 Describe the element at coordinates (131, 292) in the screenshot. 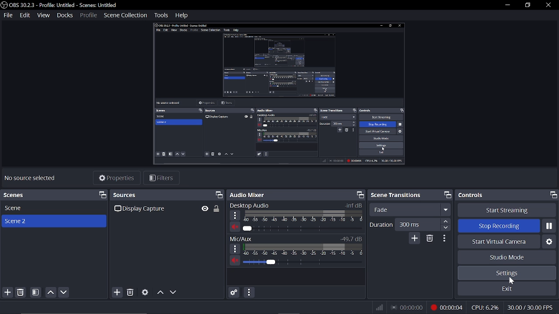

I see `delete source` at that location.